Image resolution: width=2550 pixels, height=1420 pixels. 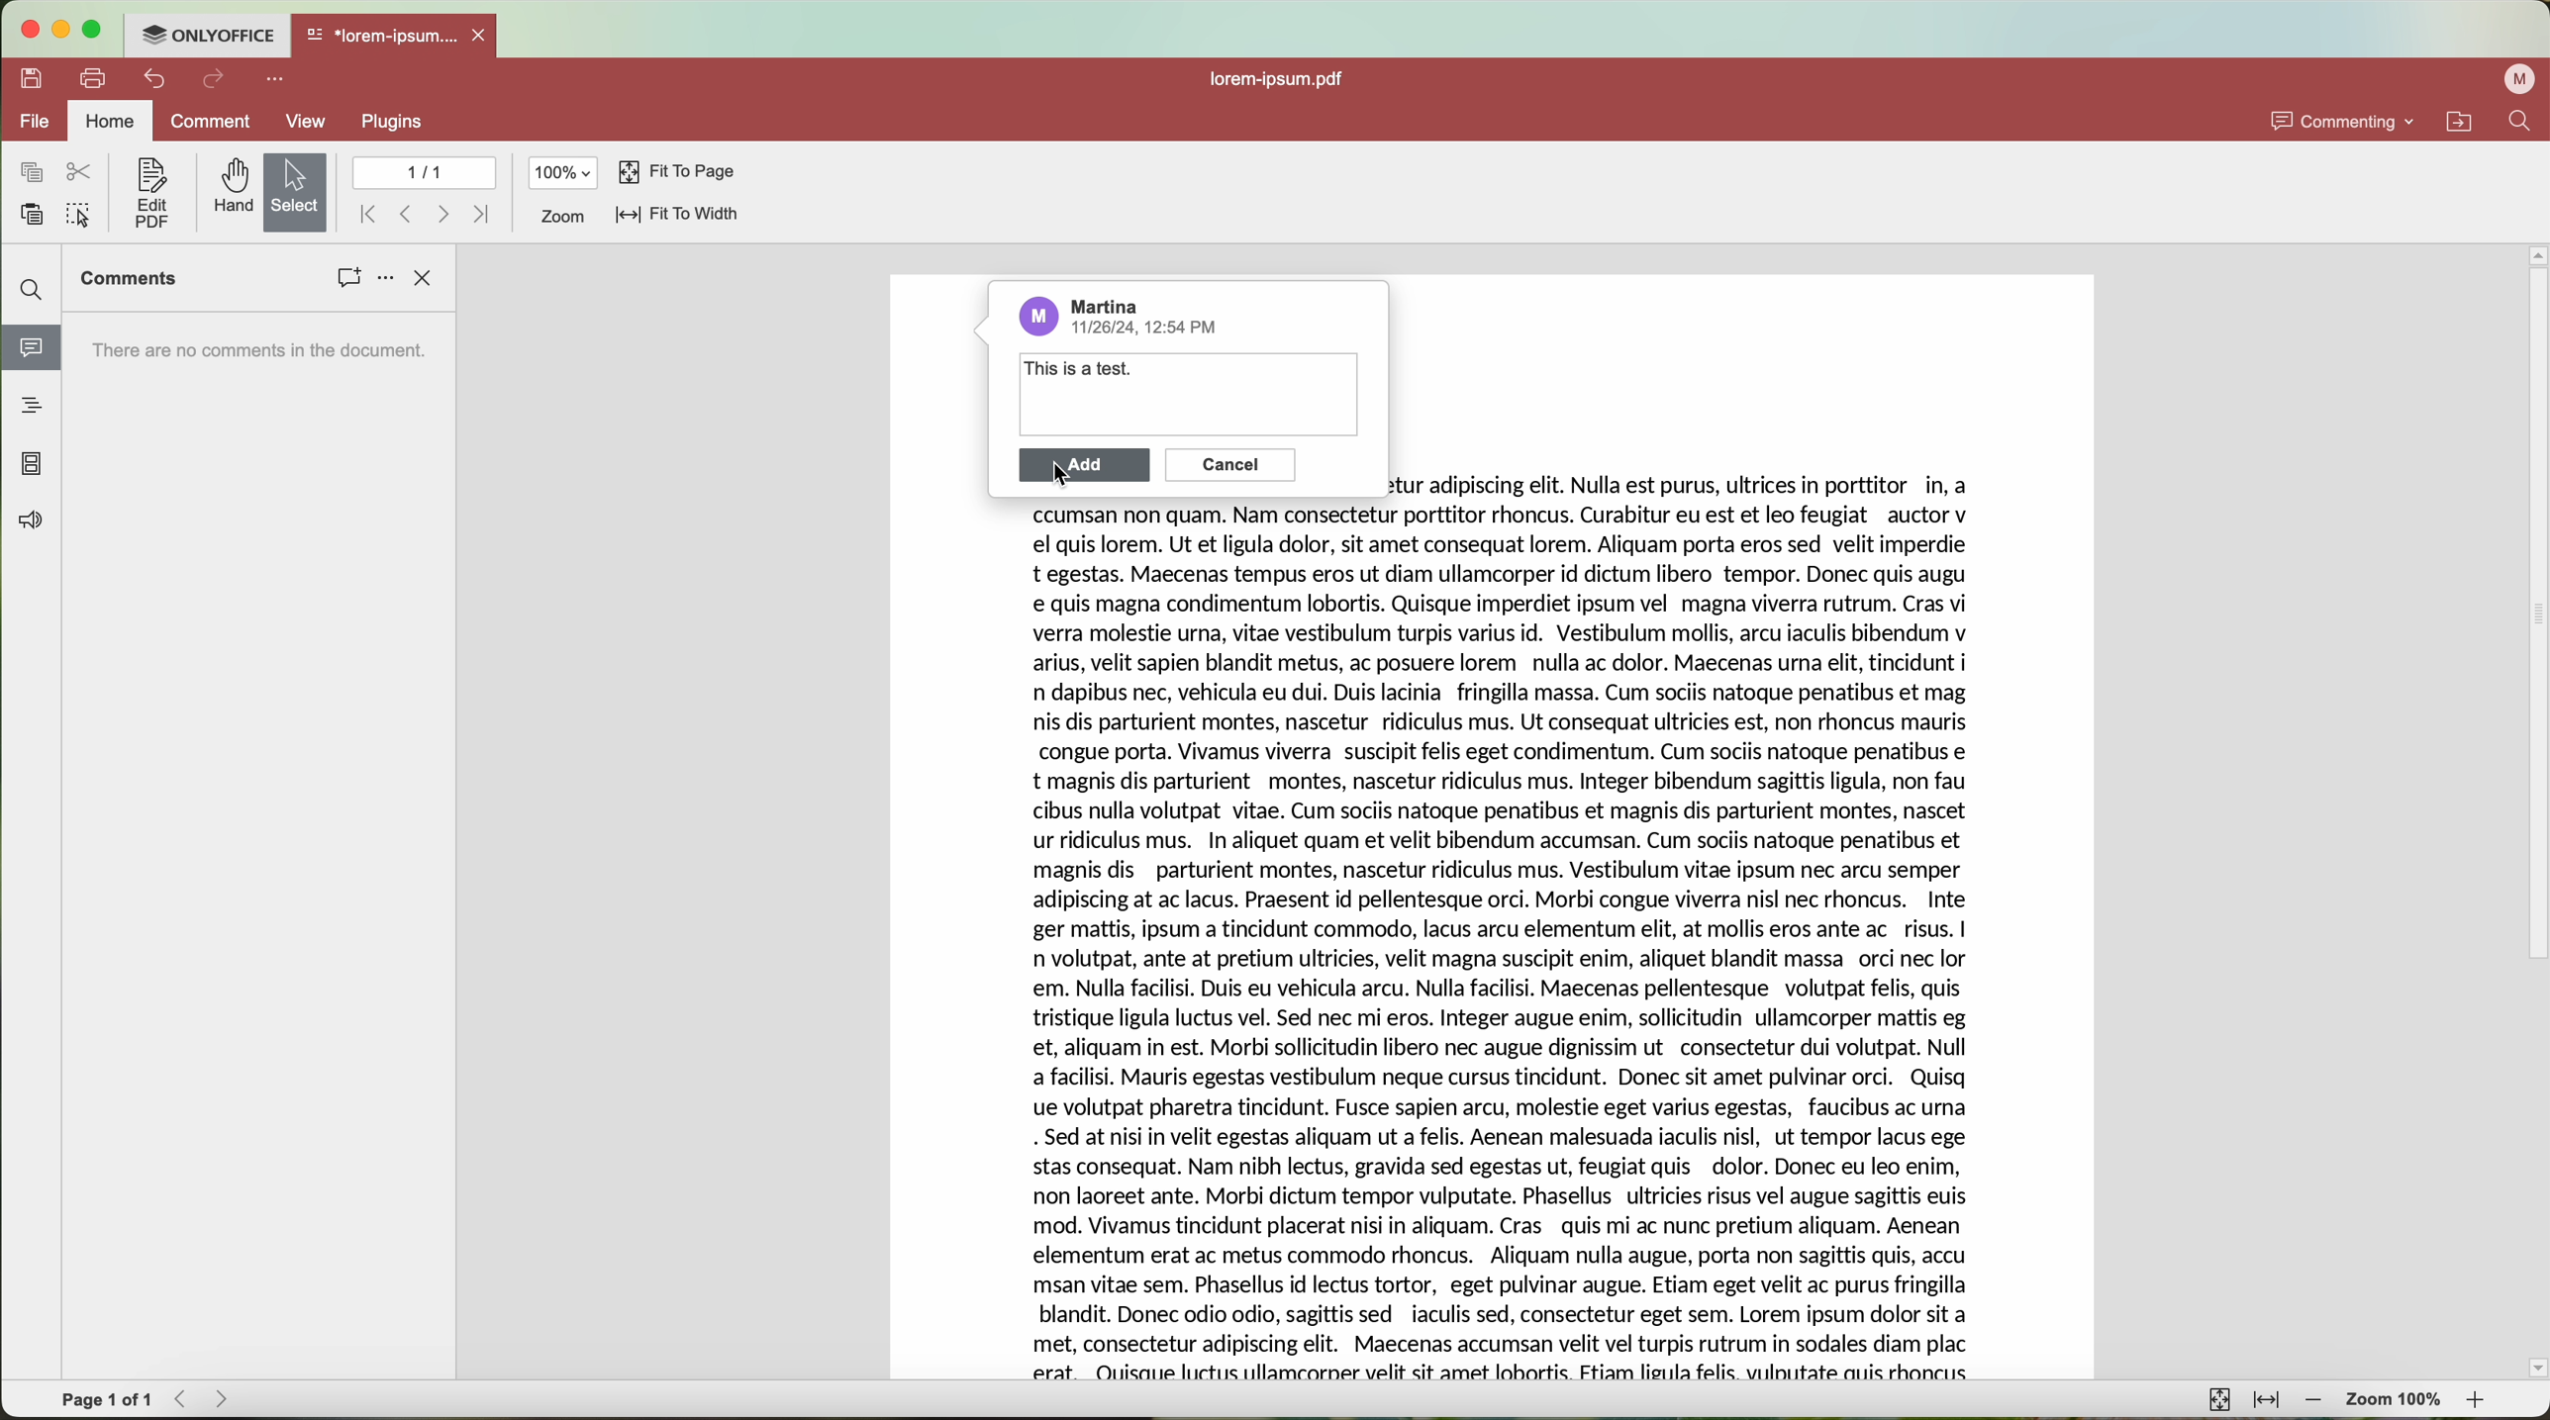 What do you see at coordinates (1283, 81) in the screenshot?
I see `file name` at bounding box center [1283, 81].